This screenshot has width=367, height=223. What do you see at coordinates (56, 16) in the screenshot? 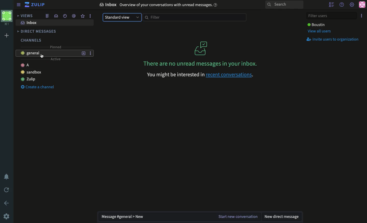
I see `Inbox` at bounding box center [56, 16].